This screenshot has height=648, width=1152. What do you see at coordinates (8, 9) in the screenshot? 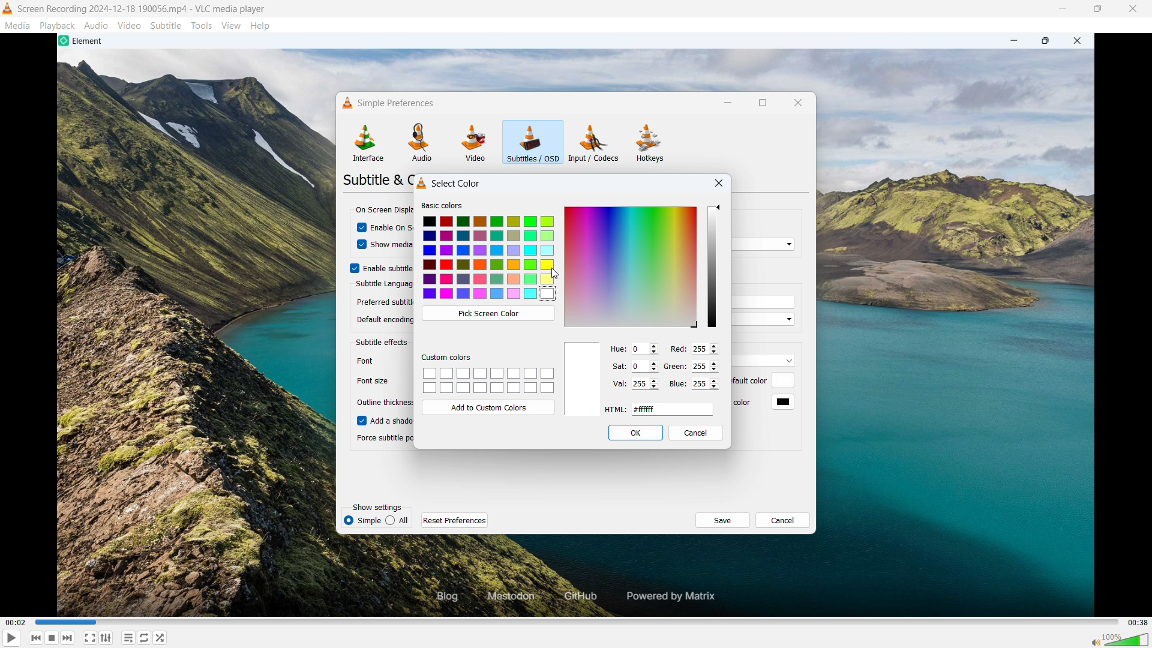
I see `Logo ` at bounding box center [8, 9].